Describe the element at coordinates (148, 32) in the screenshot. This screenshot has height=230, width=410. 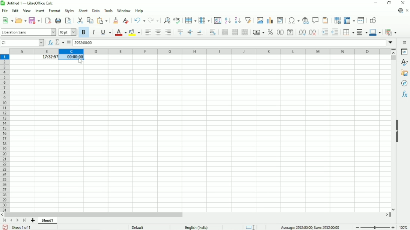
I see `Align left` at that location.